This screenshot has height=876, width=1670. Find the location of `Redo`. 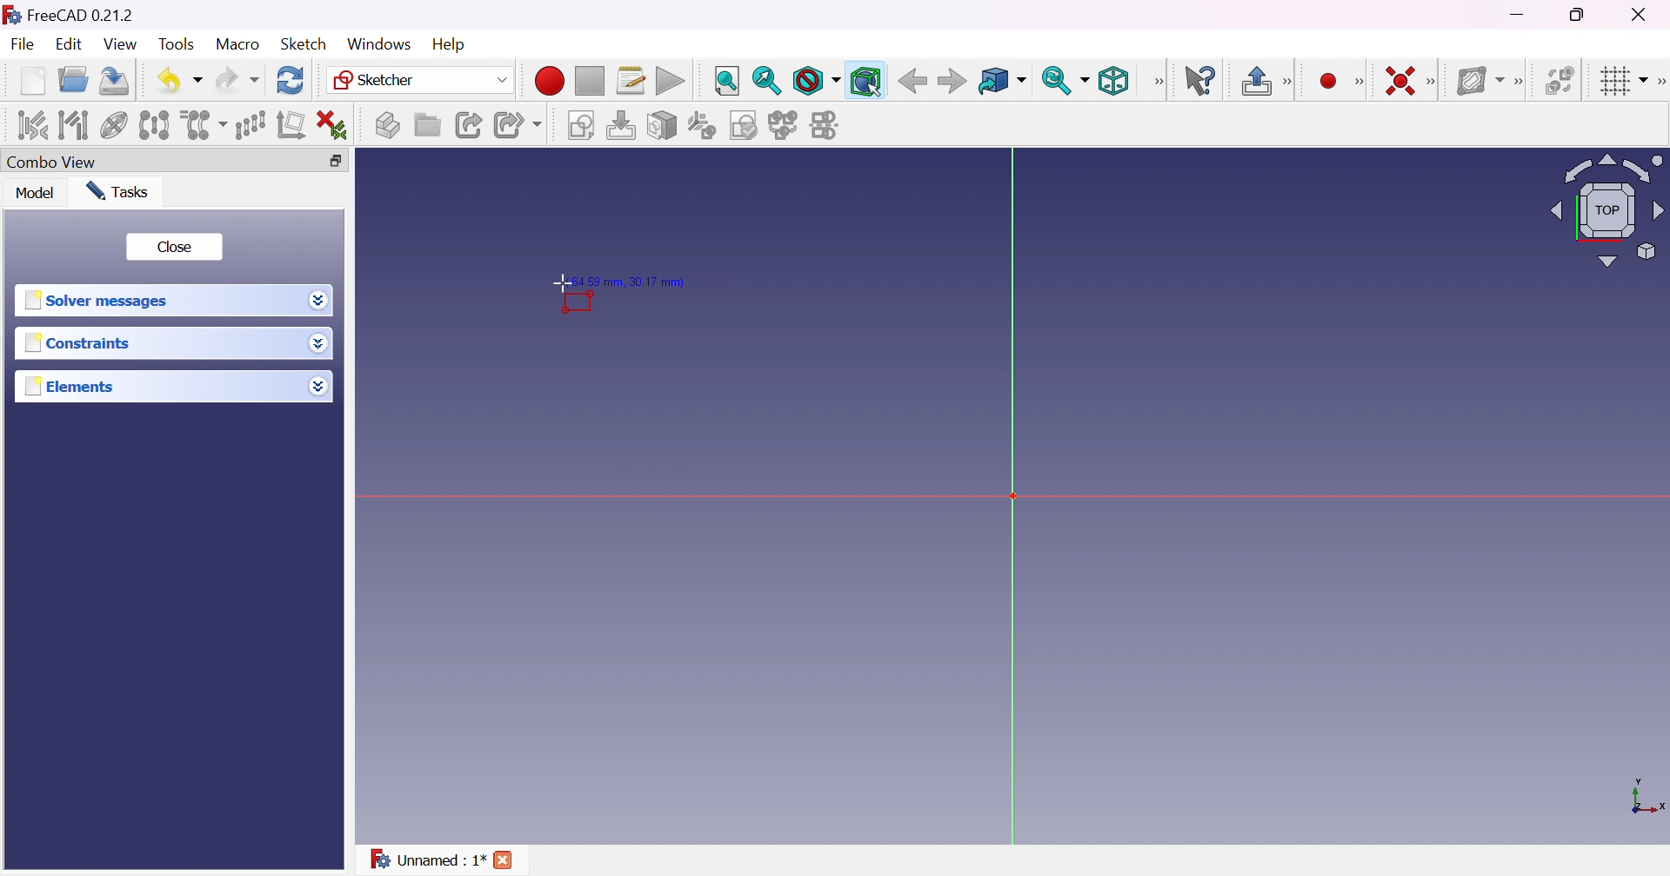

Redo is located at coordinates (238, 82).